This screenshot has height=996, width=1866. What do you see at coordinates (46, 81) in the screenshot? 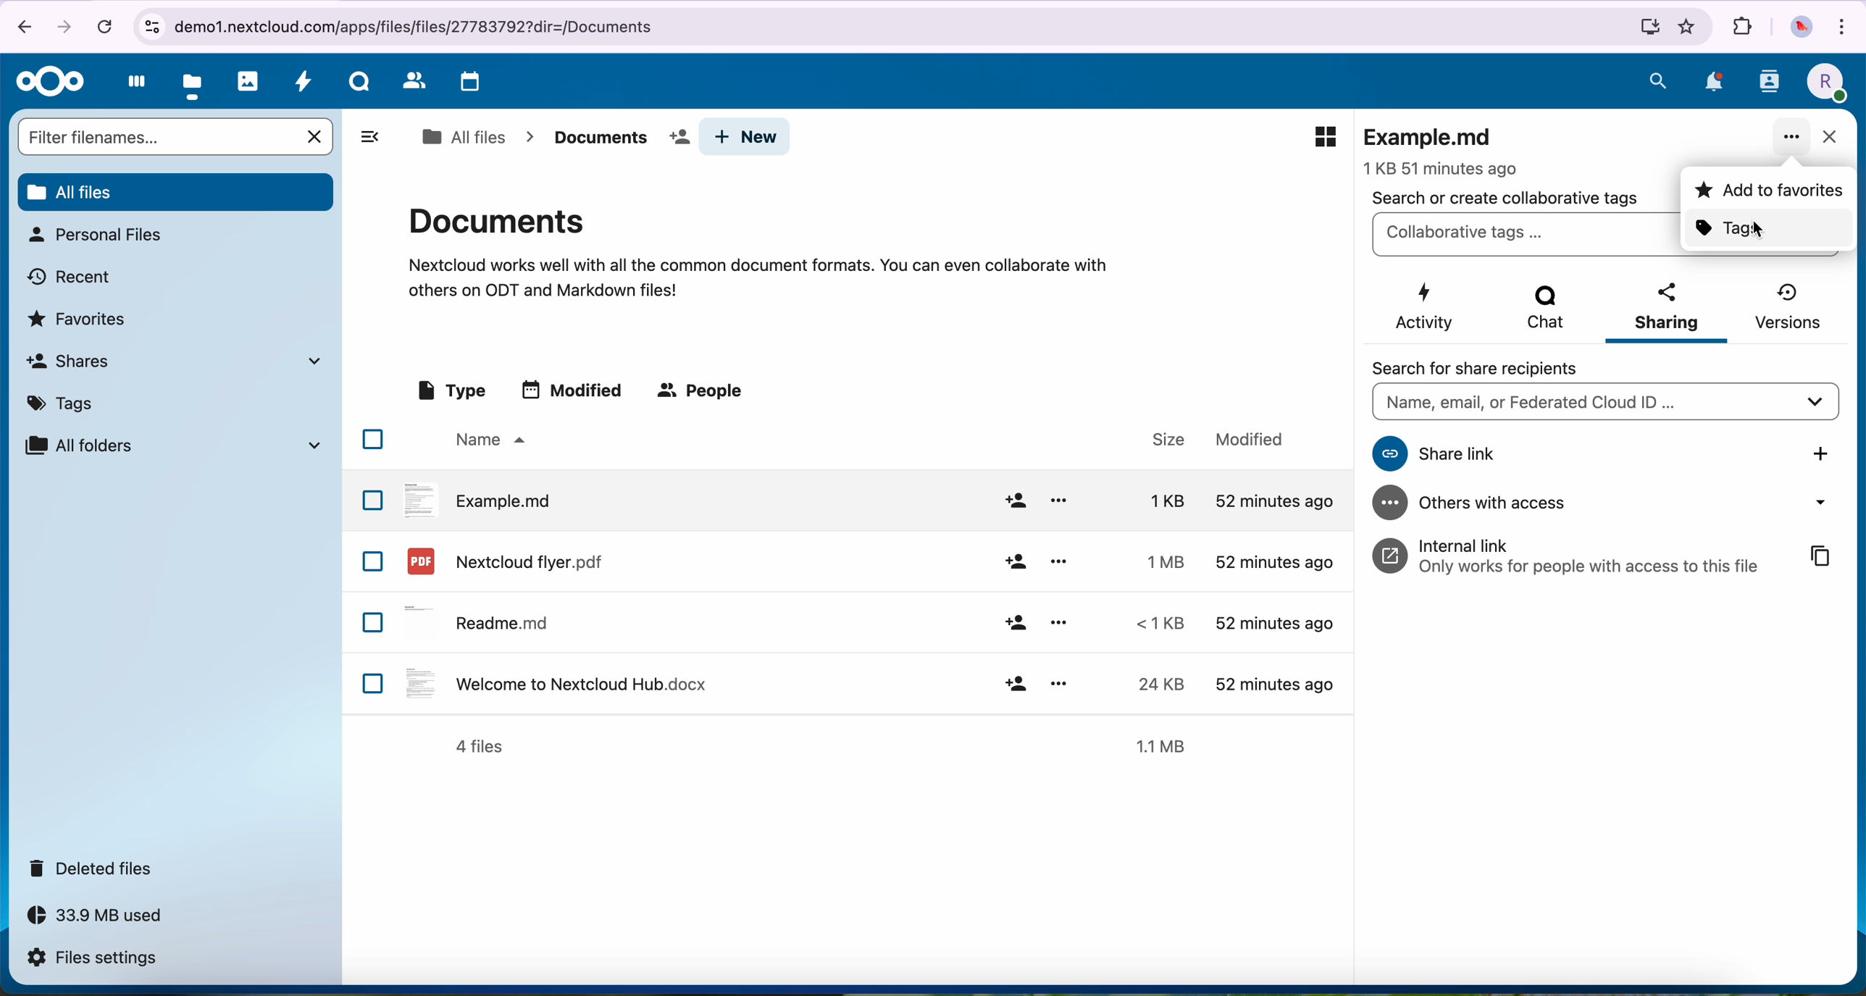
I see `Nextcloud logo` at bounding box center [46, 81].